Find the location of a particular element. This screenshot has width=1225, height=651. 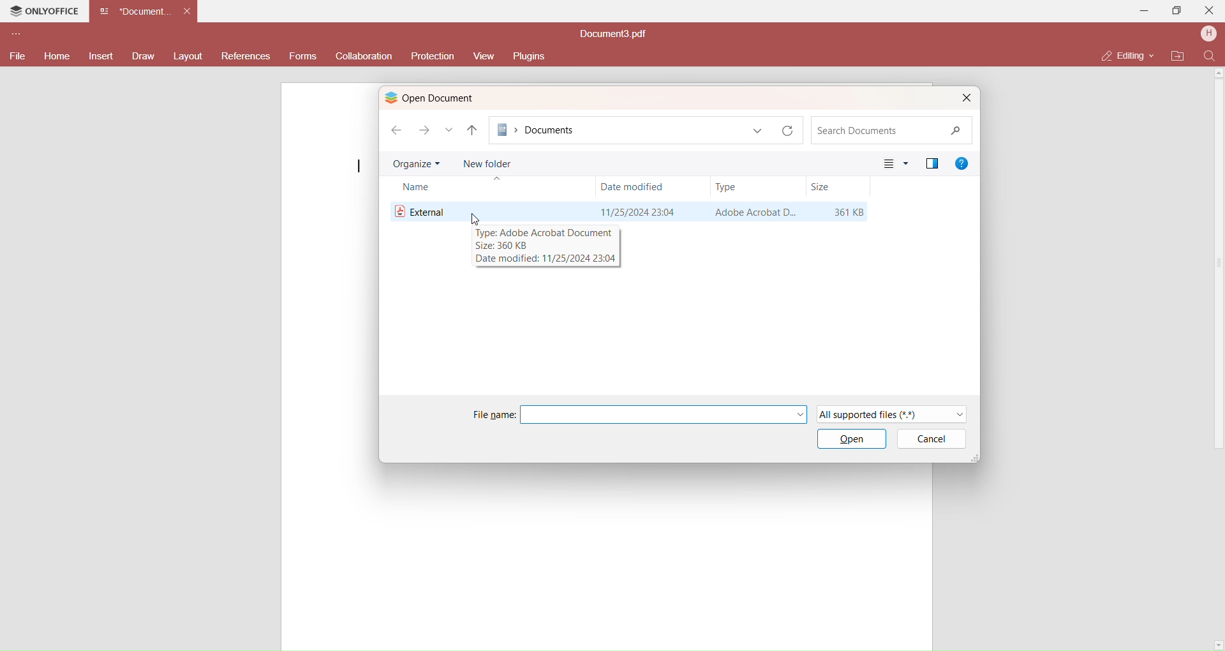

Layout is located at coordinates (188, 56).